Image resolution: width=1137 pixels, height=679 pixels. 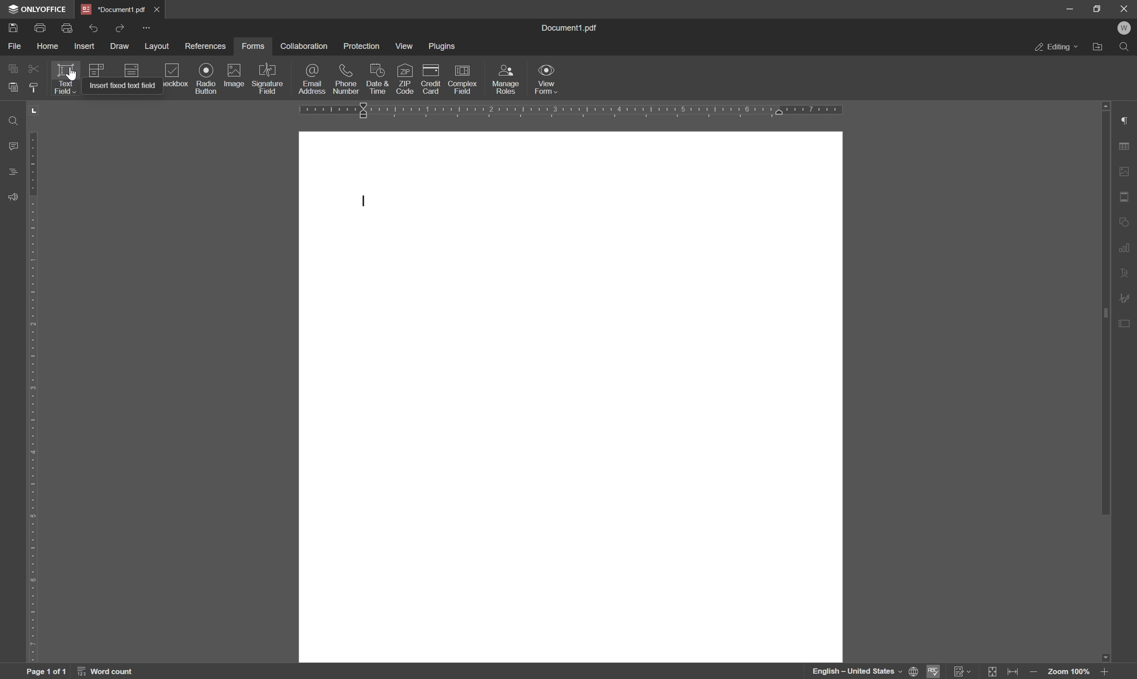 I want to click on restore down, so click(x=1097, y=8).